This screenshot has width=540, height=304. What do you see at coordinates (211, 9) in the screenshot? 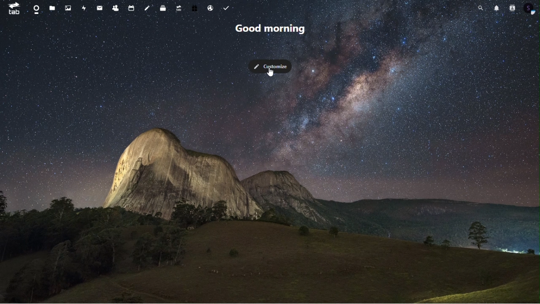
I see `email hosting` at bounding box center [211, 9].